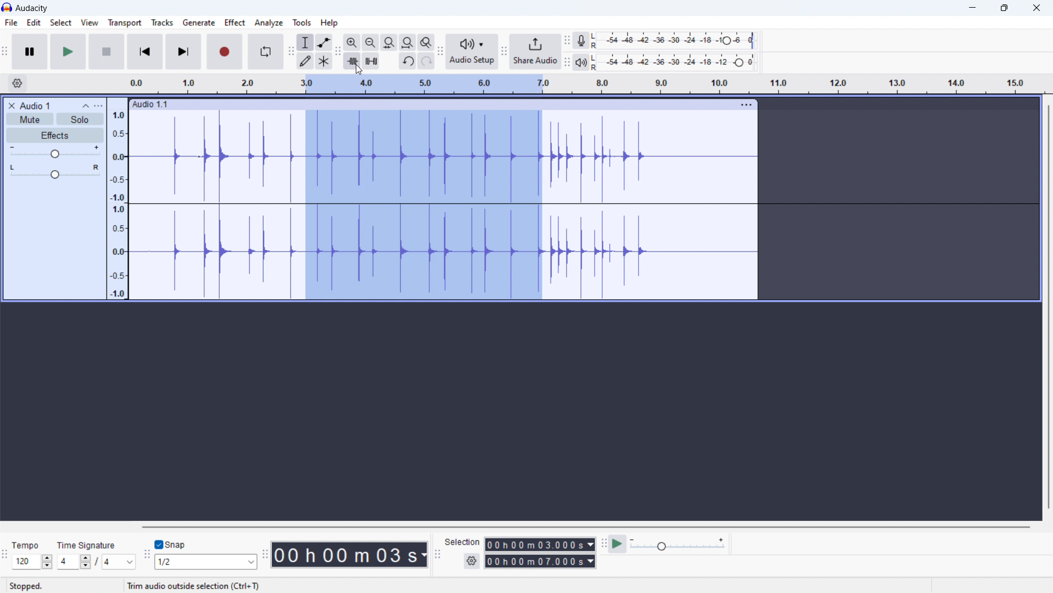 Image resolution: width=1053 pixels, height=593 pixels. I want to click on toggle snap, so click(170, 544).